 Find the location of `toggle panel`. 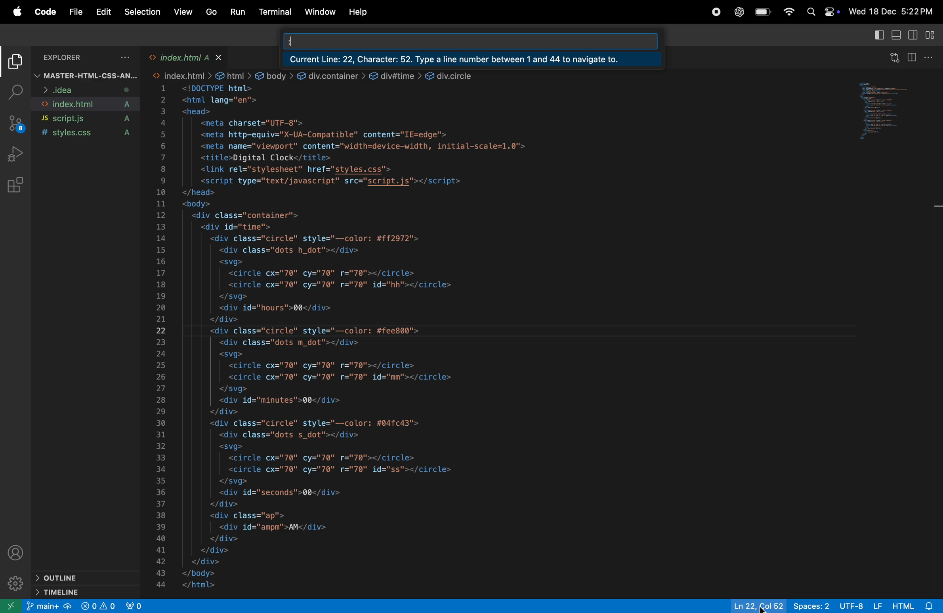

toggle panel is located at coordinates (895, 35).